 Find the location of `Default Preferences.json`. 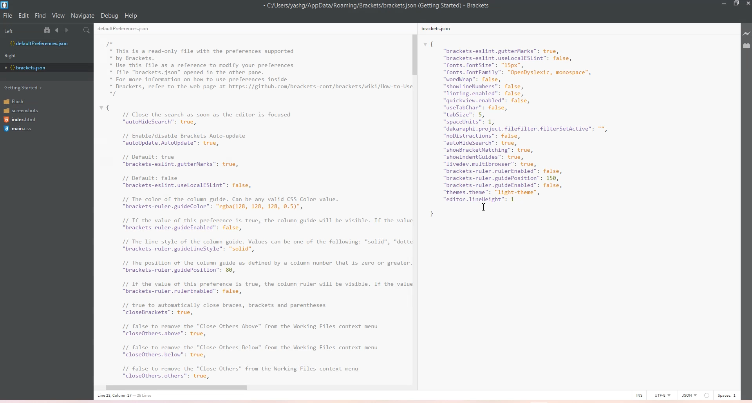

Default Preferences.json is located at coordinates (39, 43).